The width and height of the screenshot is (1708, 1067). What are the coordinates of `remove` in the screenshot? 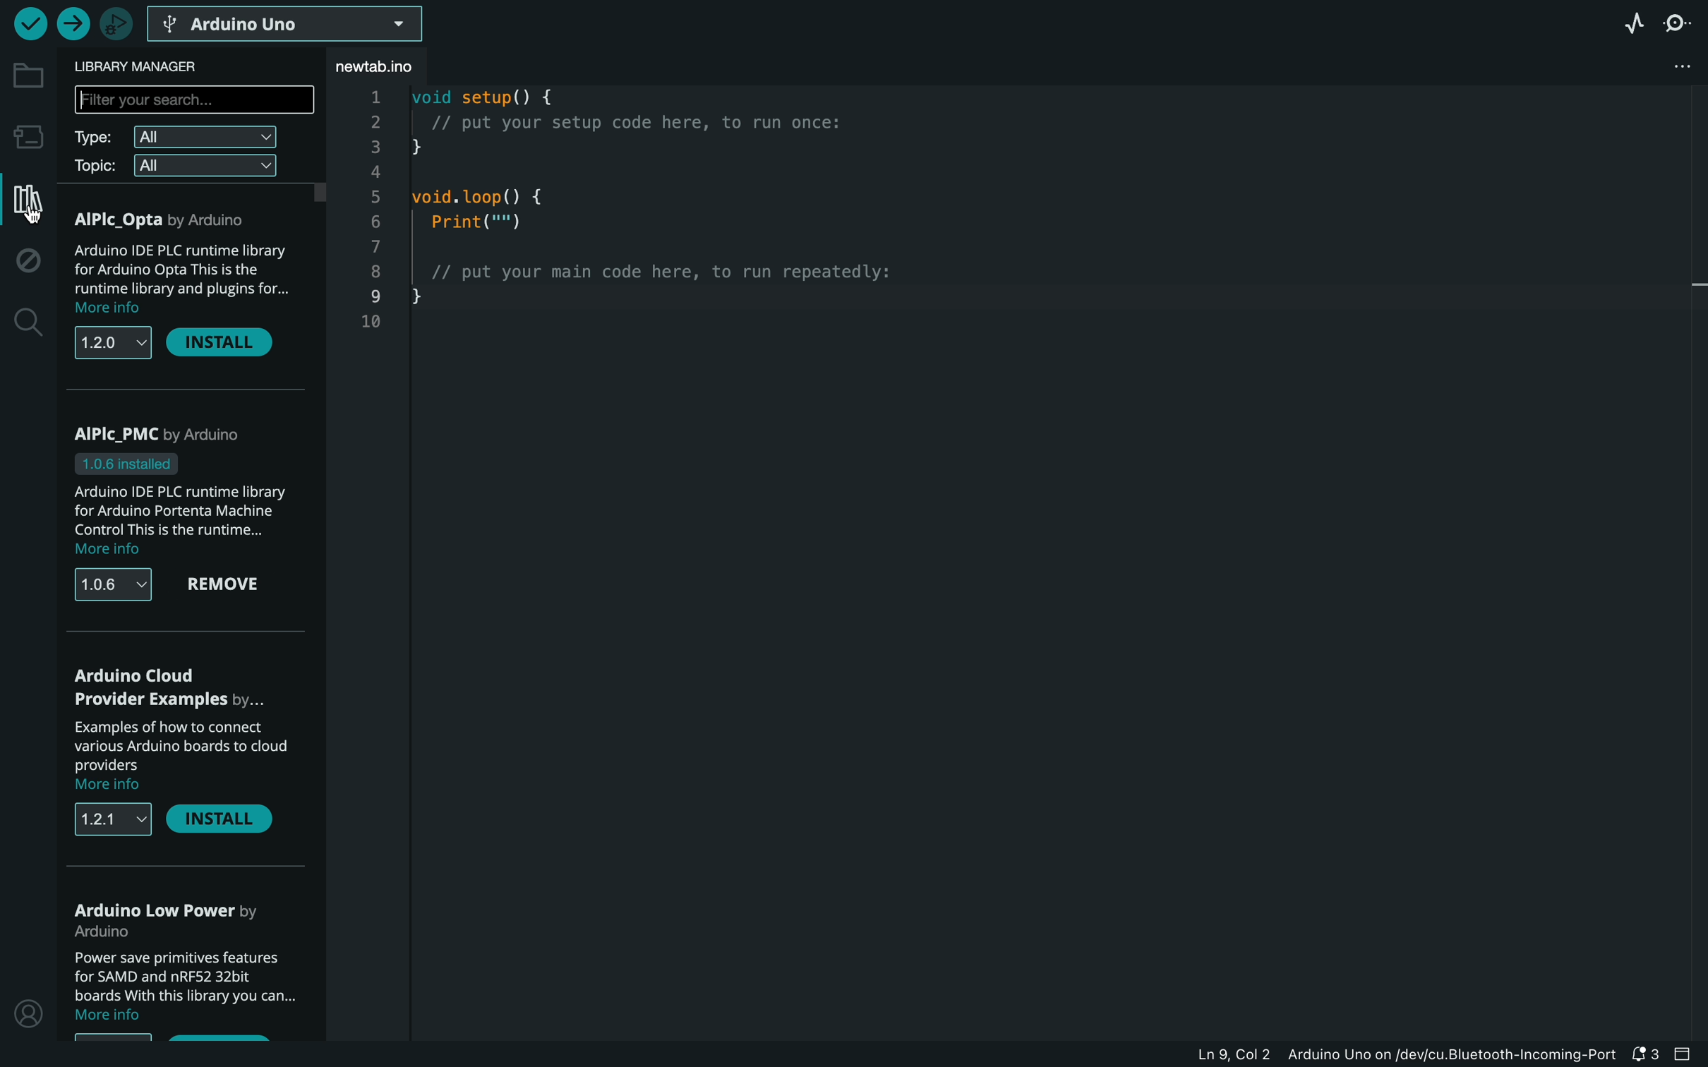 It's located at (230, 585).